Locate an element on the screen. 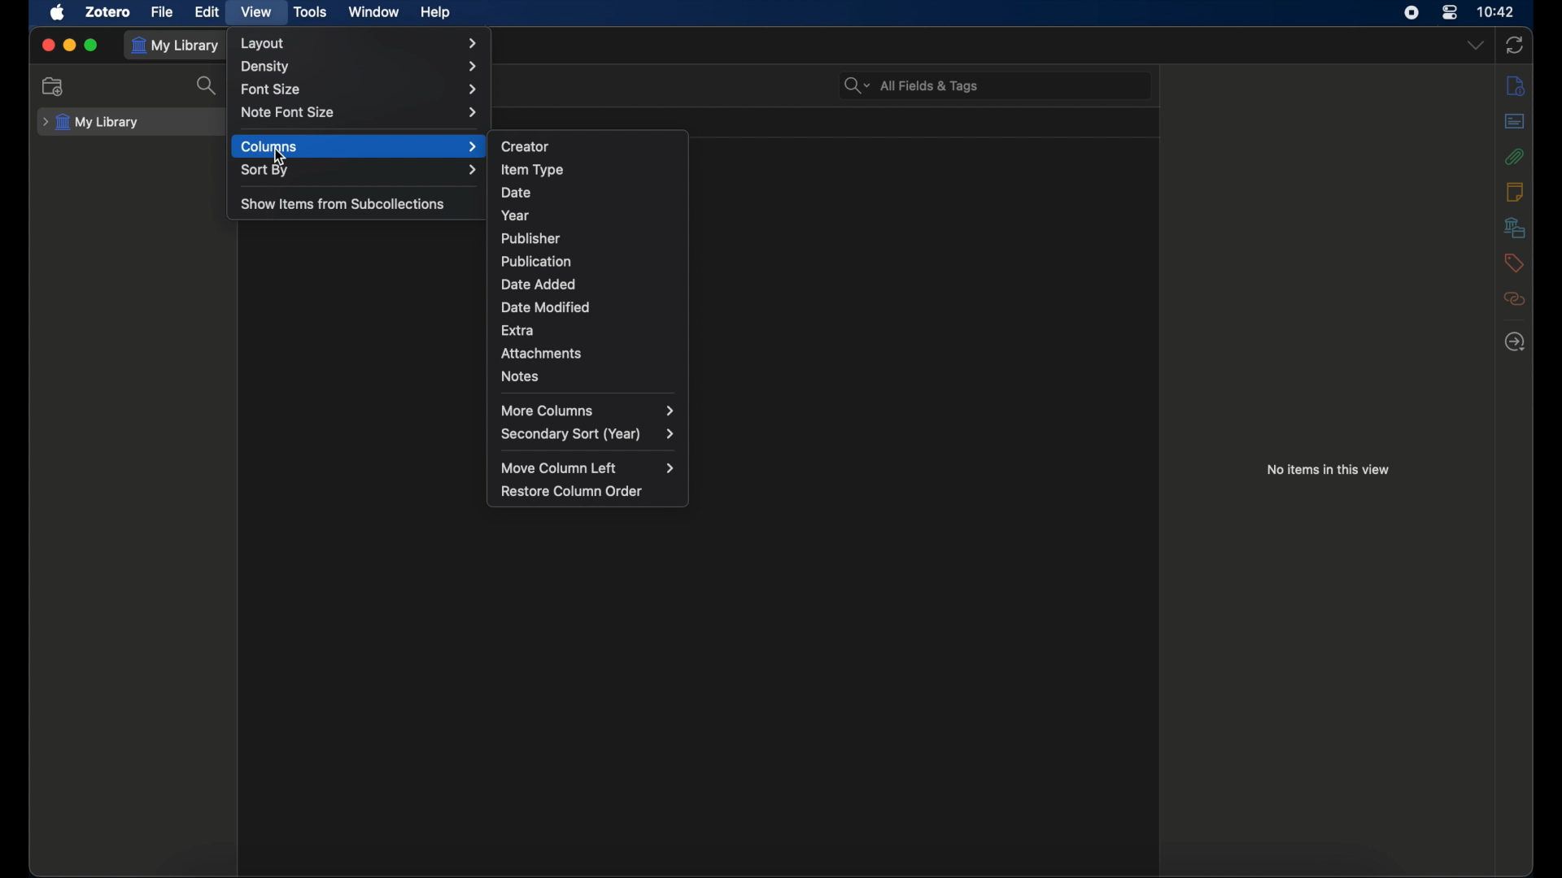  help is located at coordinates (436, 13).